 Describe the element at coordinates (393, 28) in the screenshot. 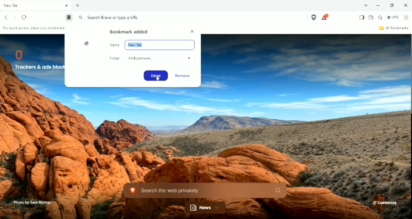

I see `All Bookmarks` at that location.